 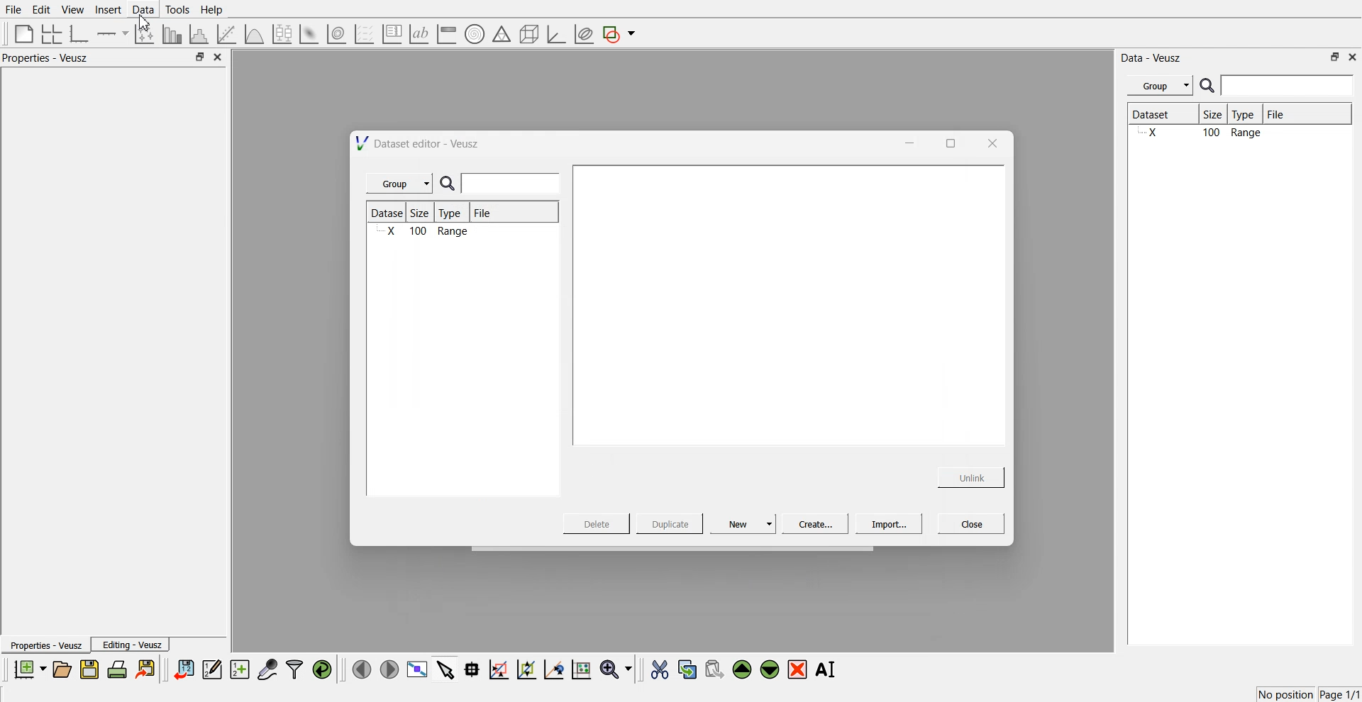 I want to click on Duplicate, so click(x=670, y=525).